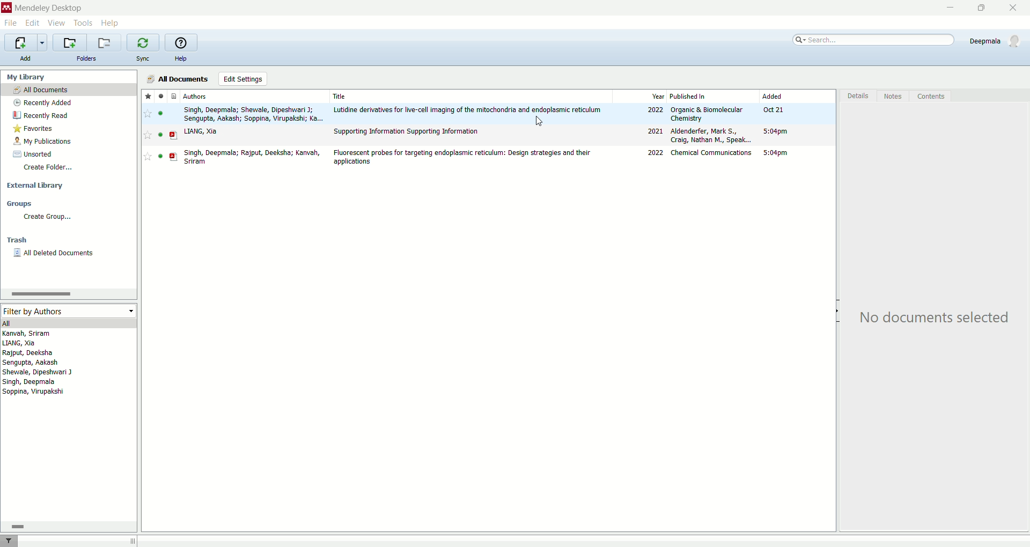 This screenshot has height=547, width=1030. I want to click on singh, deepmala; rajput, deeksha; kanvah, sriram, so click(253, 157).